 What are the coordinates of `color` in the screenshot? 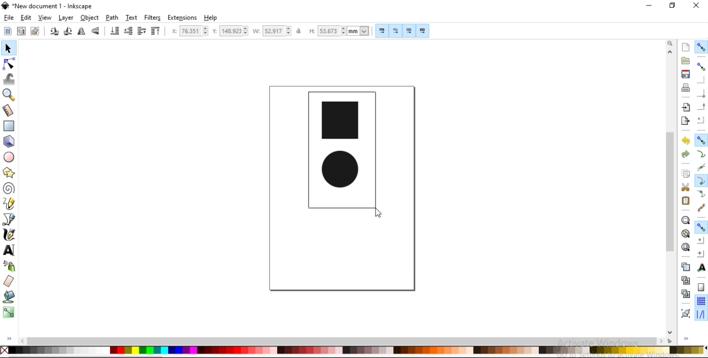 It's located at (353, 350).